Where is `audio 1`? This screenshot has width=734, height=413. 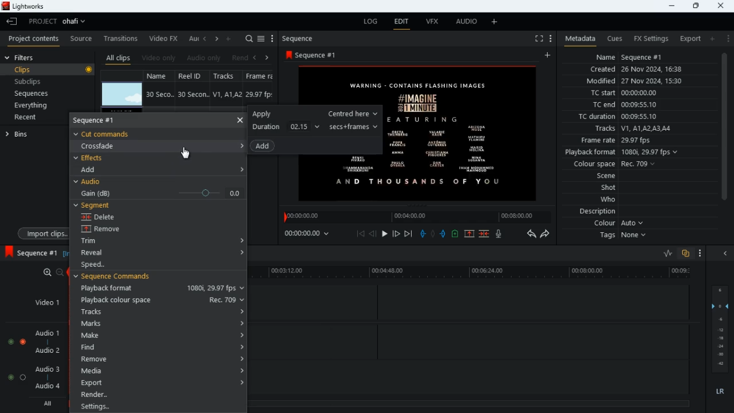 audio 1 is located at coordinates (45, 333).